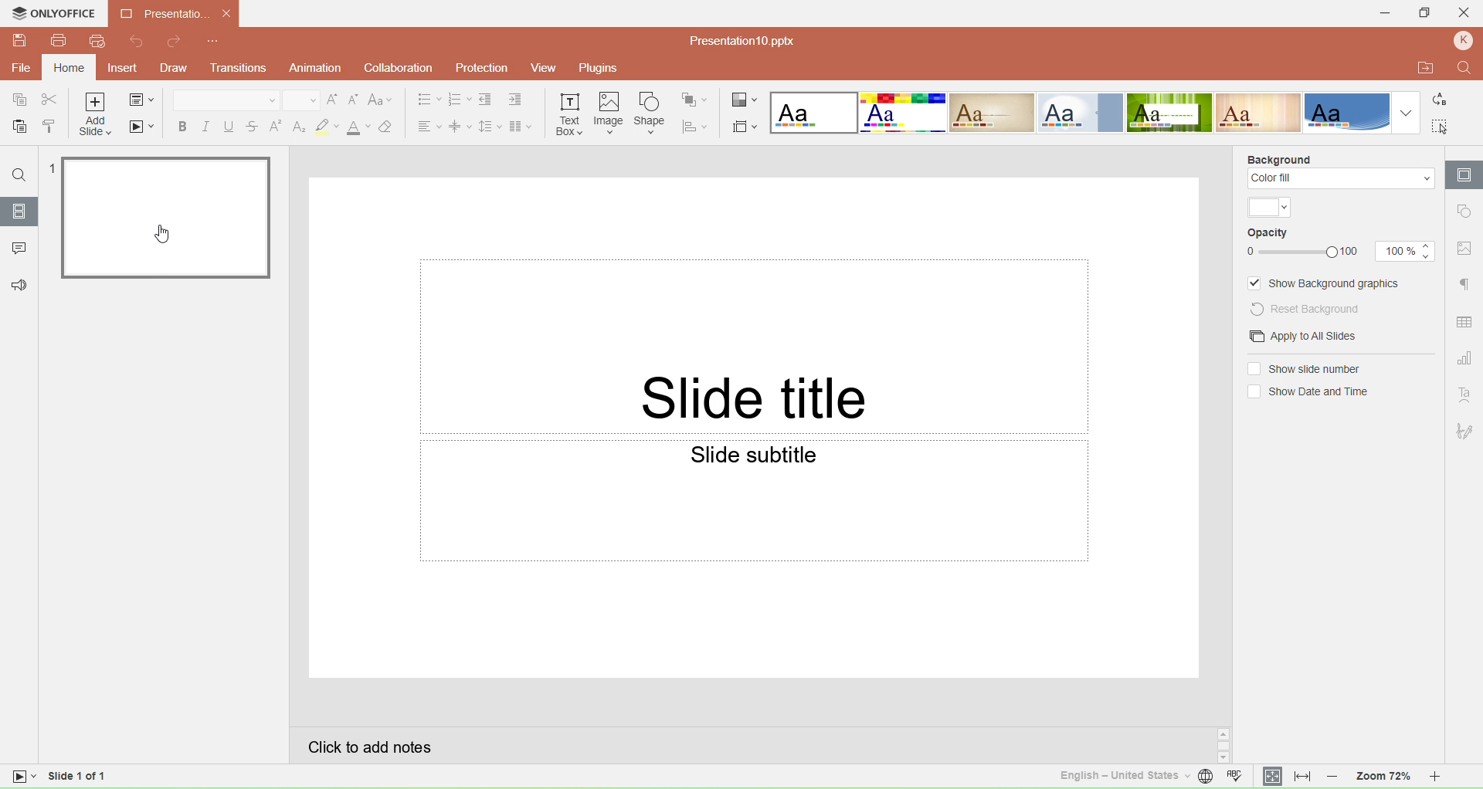 Image resolution: width=1483 pixels, height=789 pixels. Describe the element at coordinates (59, 43) in the screenshot. I see `Print file` at that location.